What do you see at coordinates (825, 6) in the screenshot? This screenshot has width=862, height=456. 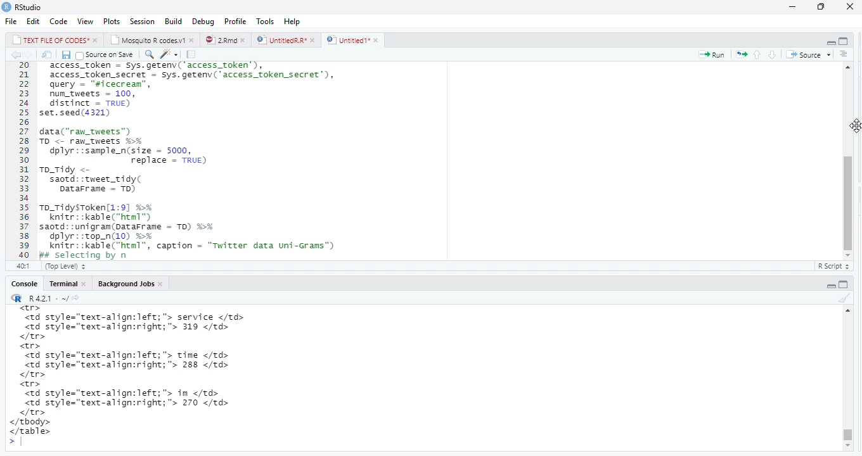 I see `maximize` at bounding box center [825, 6].